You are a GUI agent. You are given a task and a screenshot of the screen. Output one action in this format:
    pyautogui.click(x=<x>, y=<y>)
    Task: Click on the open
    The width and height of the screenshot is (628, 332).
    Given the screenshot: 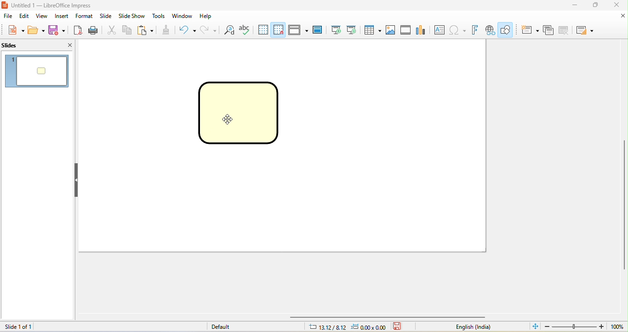 What is the action you would take?
    pyautogui.click(x=35, y=29)
    